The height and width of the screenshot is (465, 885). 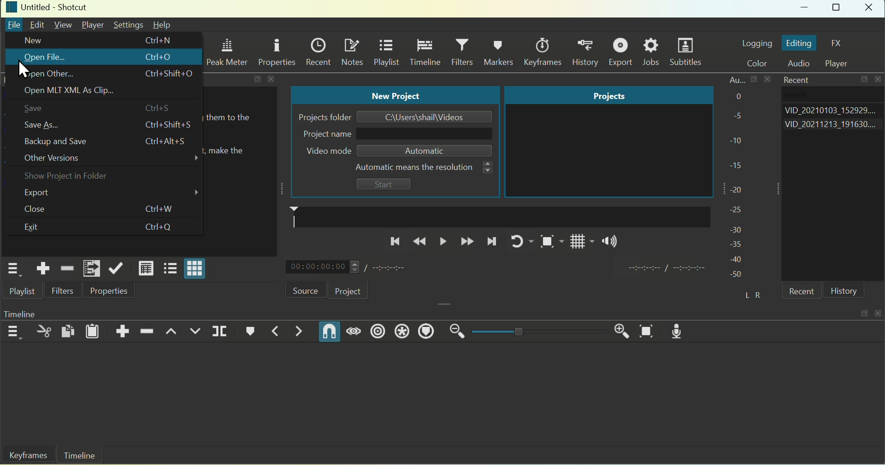 What do you see at coordinates (47, 123) in the screenshot?
I see `Save As` at bounding box center [47, 123].